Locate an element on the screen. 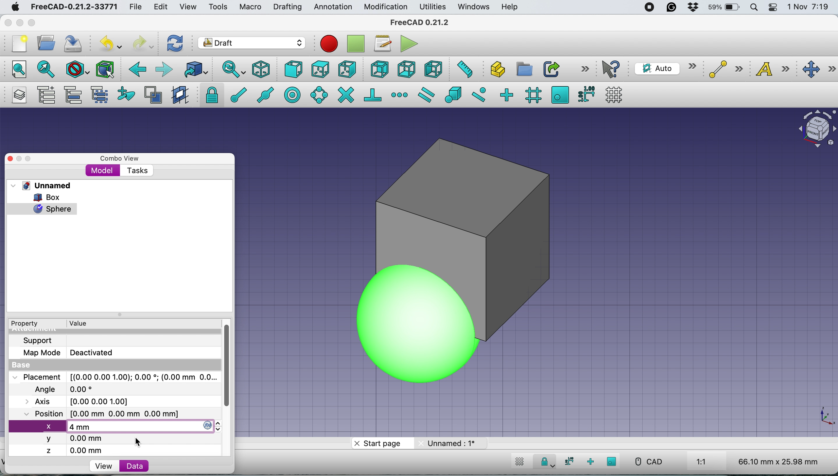  date and time is located at coordinates (809, 7).